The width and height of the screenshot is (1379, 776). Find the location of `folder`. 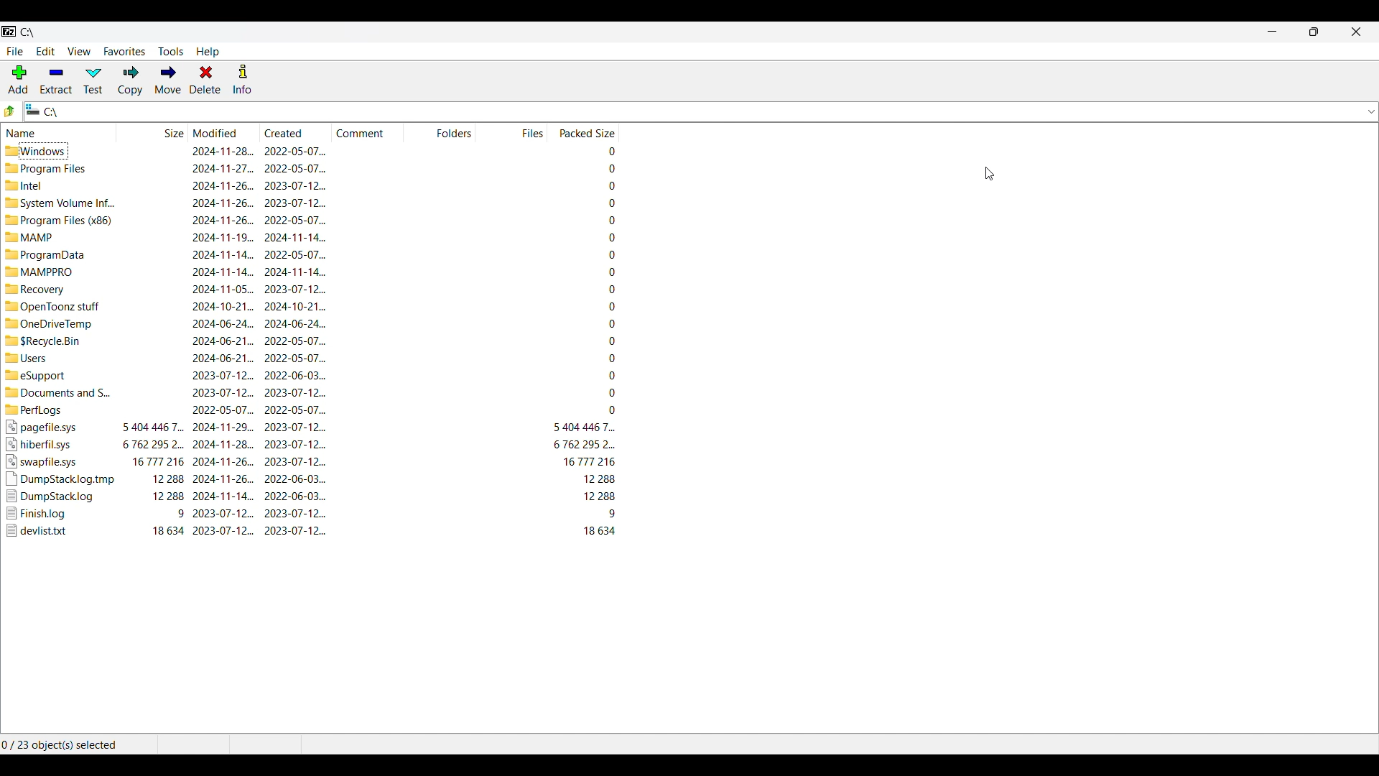

folder is located at coordinates (57, 392).